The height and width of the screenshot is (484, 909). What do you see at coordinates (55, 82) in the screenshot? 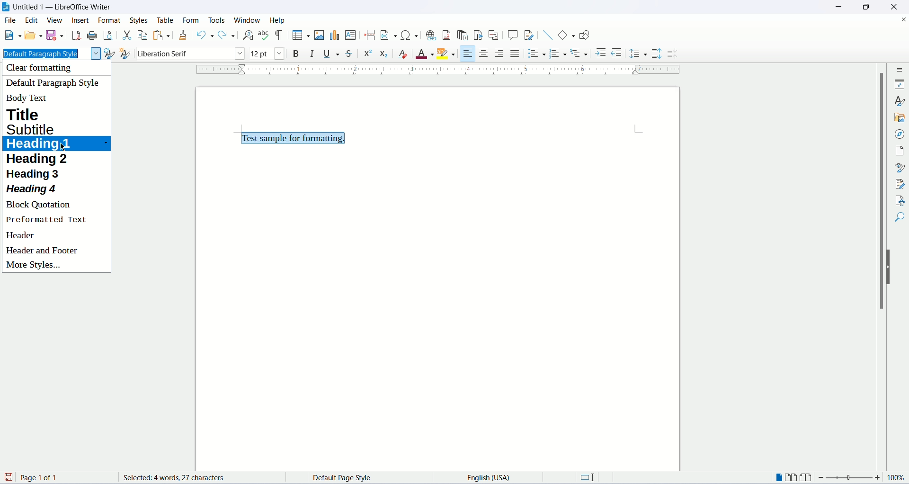
I see `default paragraph style` at bounding box center [55, 82].